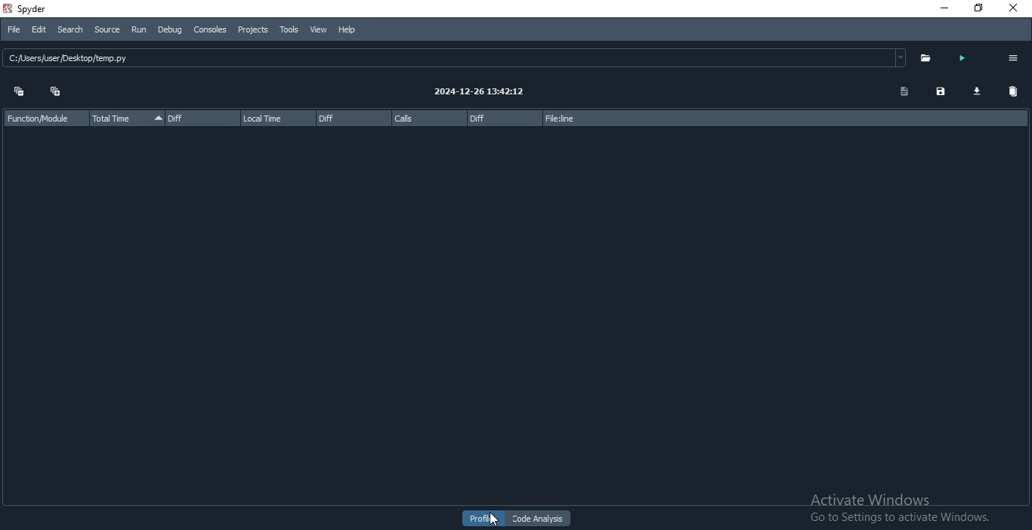  I want to click on Spyder, so click(55, 9).